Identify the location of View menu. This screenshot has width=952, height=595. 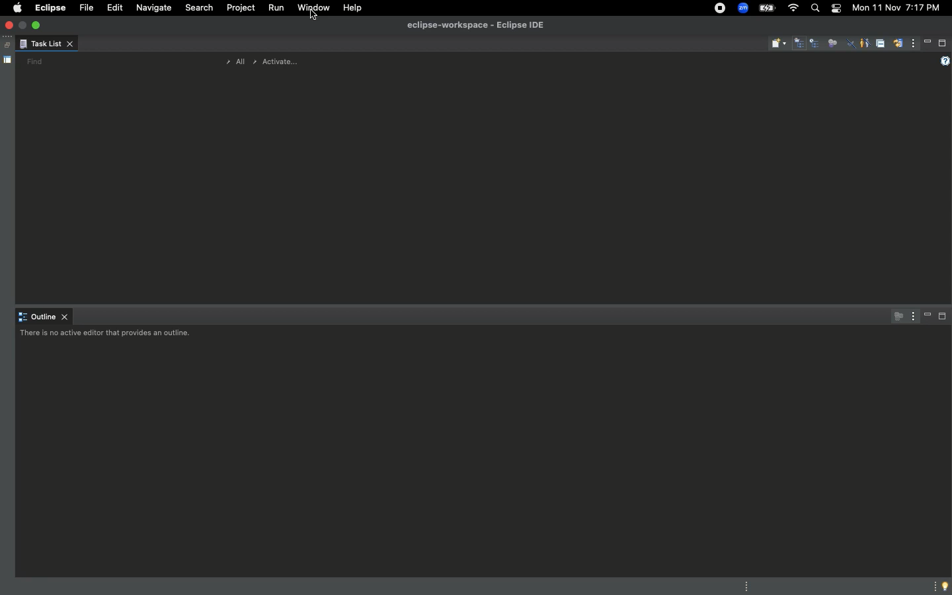
(911, 315).